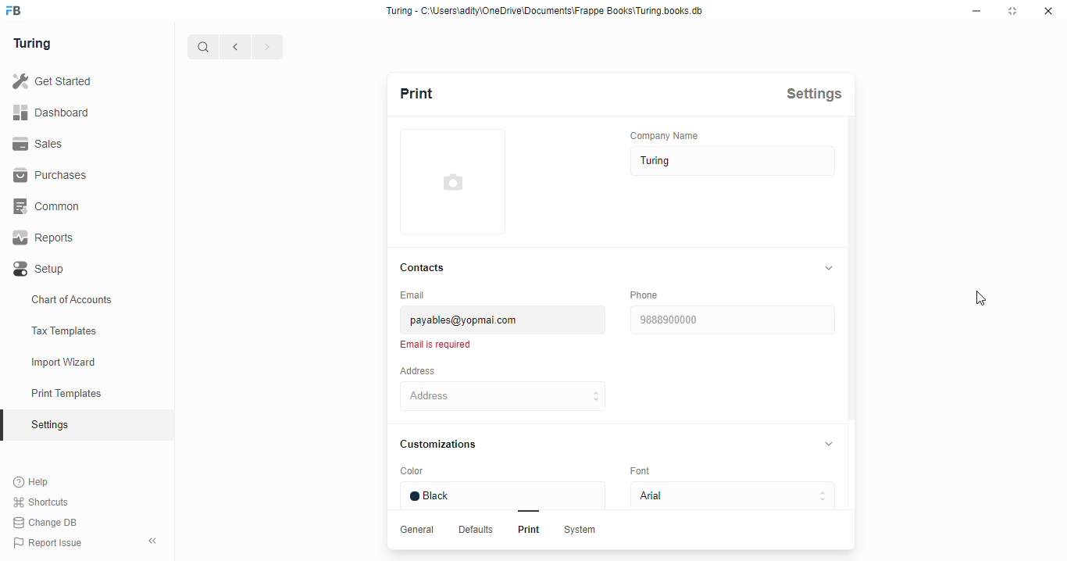 The image size is (1067, 561). I want to click on General, so click(419, 530).